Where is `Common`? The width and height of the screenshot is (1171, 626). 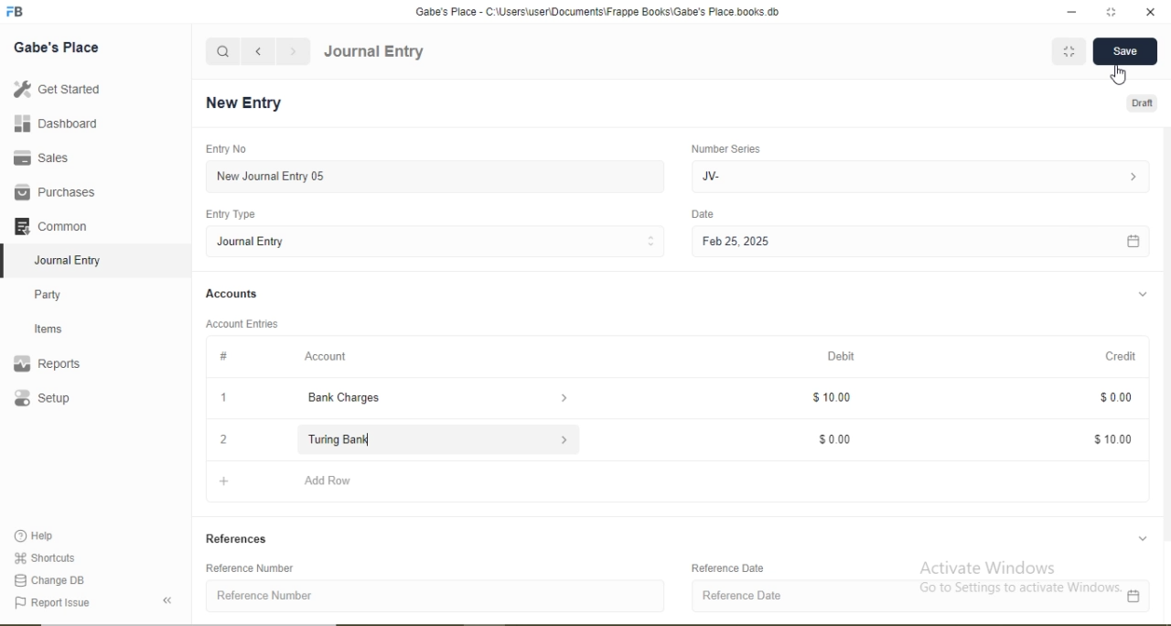
Common is located at coordinates (55, 224).